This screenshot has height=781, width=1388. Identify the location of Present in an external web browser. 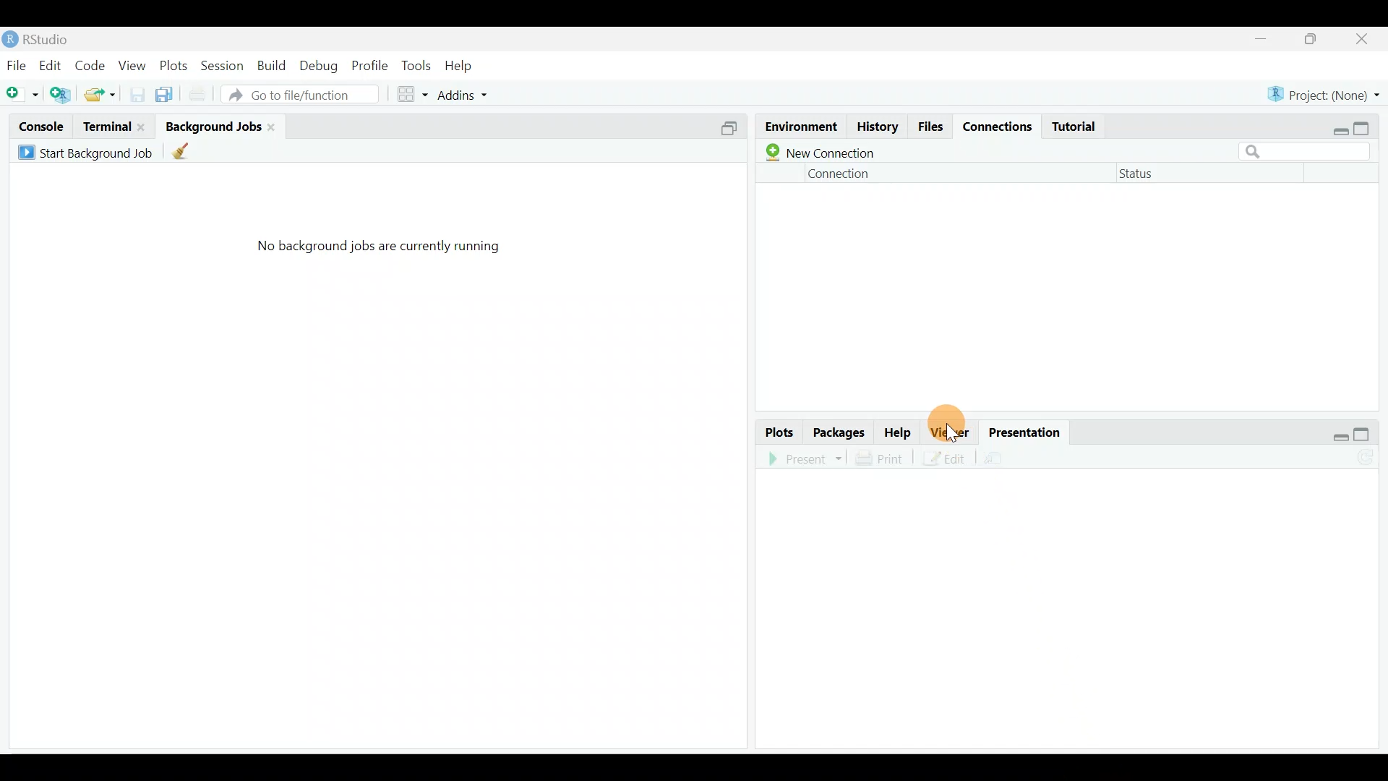
(1005, 455).